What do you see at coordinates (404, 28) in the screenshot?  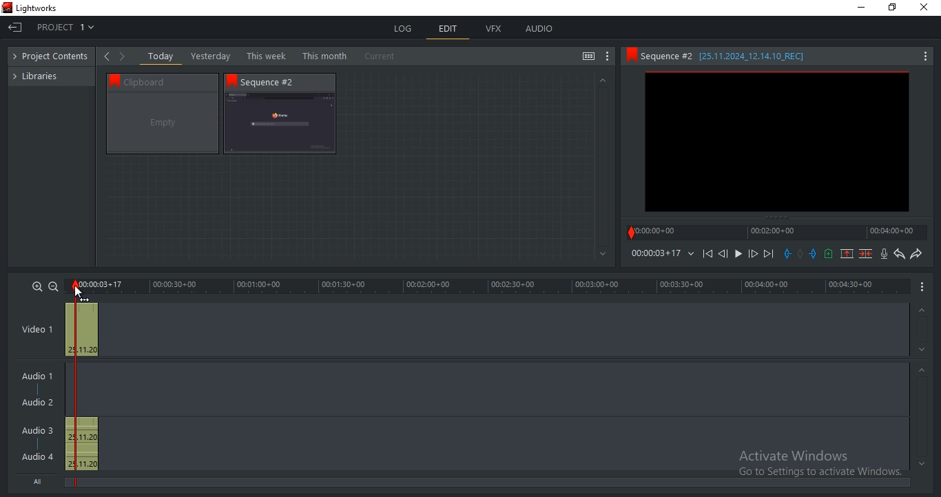 I see `log` at bounding box center [404, 28].